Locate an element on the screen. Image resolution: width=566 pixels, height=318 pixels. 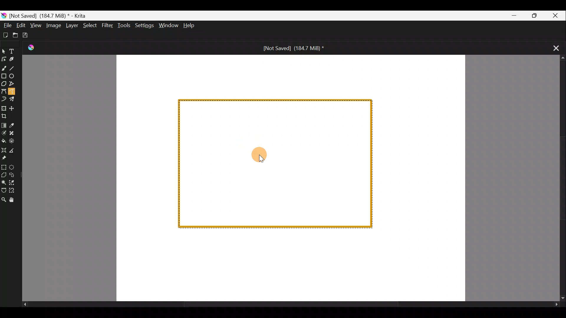
Text tool is located at coordinates (14, 50).